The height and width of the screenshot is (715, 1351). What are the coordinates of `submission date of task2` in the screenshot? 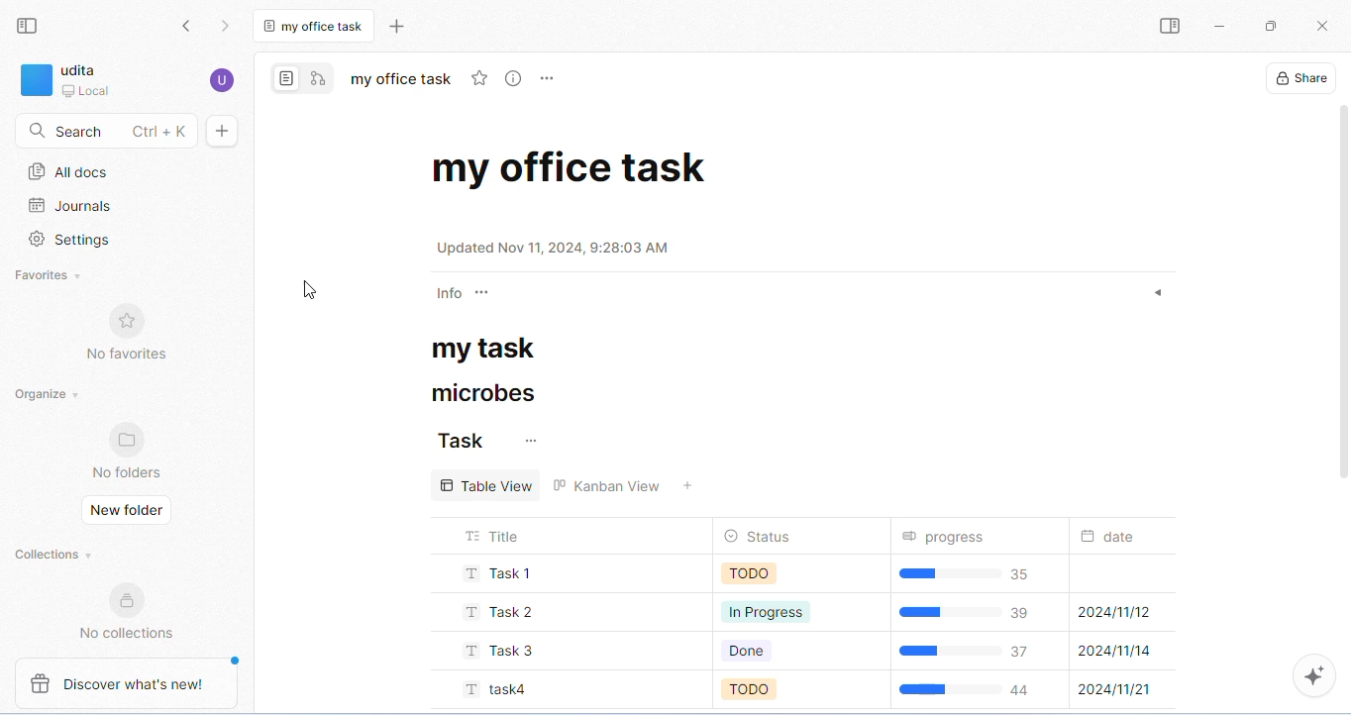 It's located at (1114, 612).